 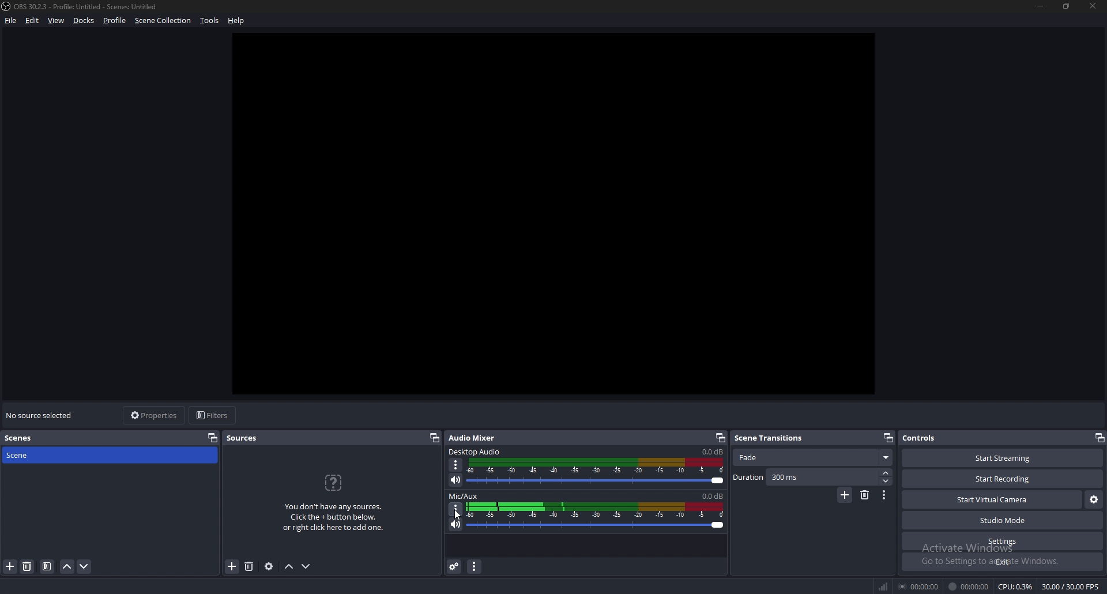 What do you see at coordinates (773, 439) in the screenshot?
I see `scene transitions` at bounding box center [773, 439].